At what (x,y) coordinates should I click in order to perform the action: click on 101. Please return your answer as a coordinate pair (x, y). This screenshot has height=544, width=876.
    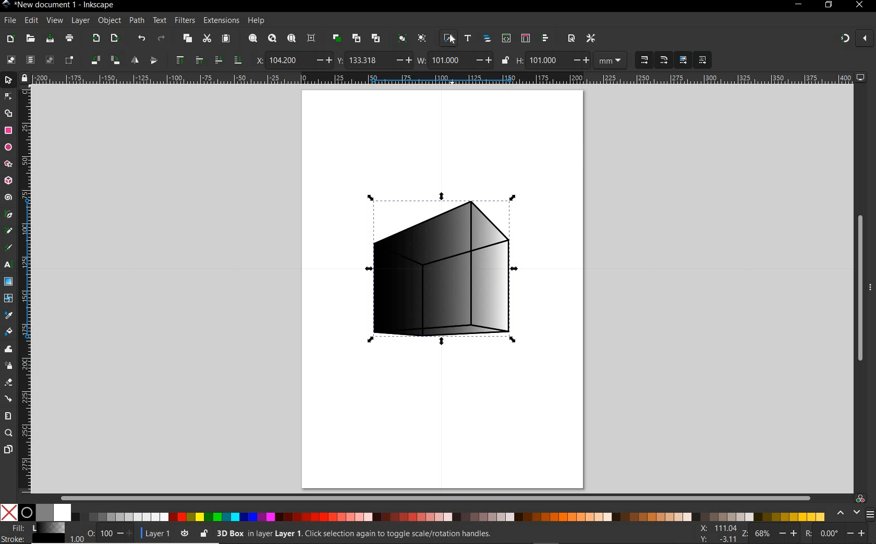
    Looking at the image, I should click on (448, 60).